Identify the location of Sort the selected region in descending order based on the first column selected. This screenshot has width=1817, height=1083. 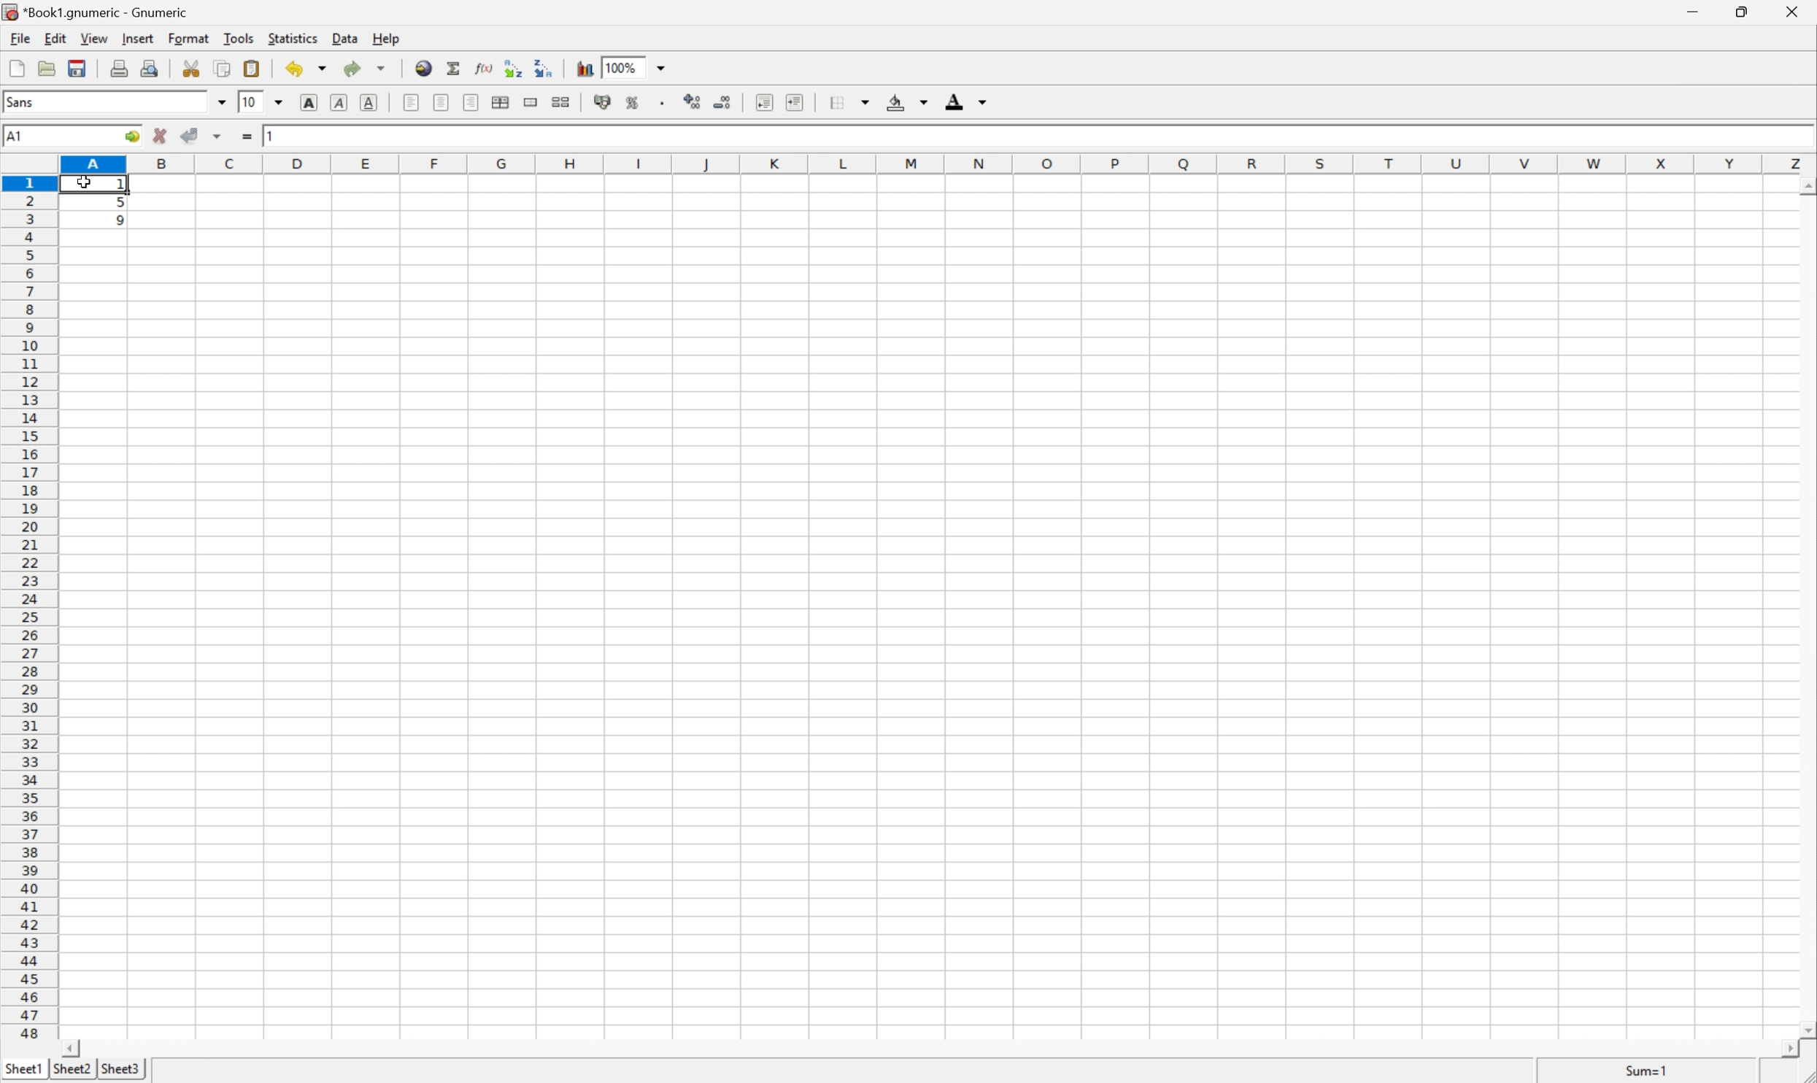
(544, 66).